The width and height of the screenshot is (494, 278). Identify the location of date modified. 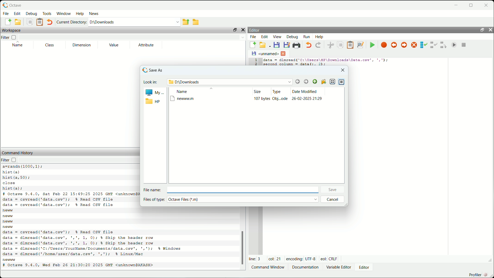
(308, 91).